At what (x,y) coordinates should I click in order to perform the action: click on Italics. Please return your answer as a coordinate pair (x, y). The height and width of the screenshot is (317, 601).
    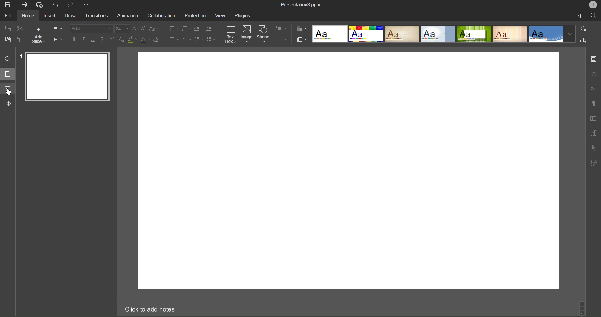
    Looking at the image, I should click on (84, 39).